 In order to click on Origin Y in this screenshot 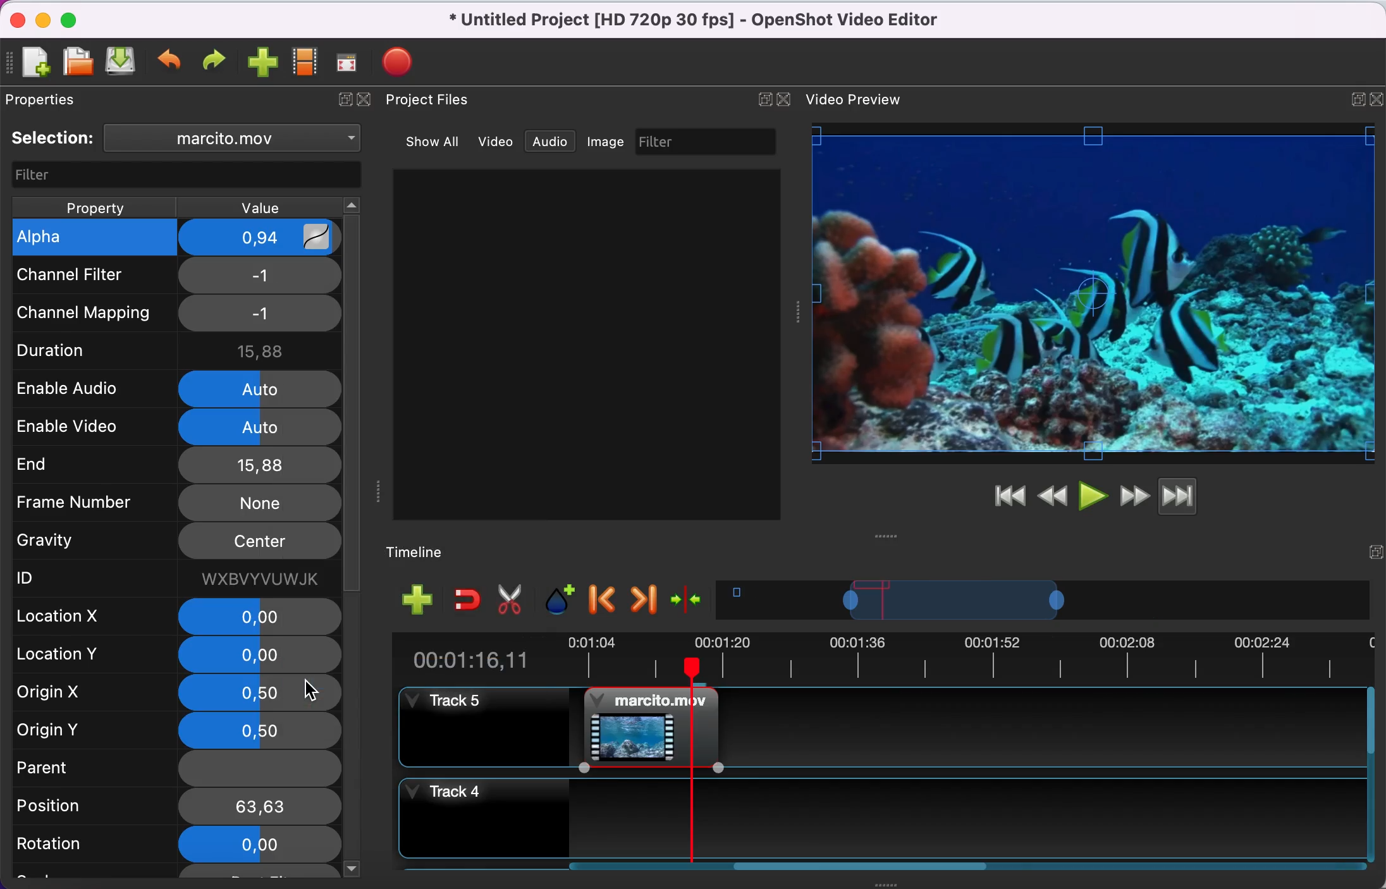, I will do `click(77, 727)`.